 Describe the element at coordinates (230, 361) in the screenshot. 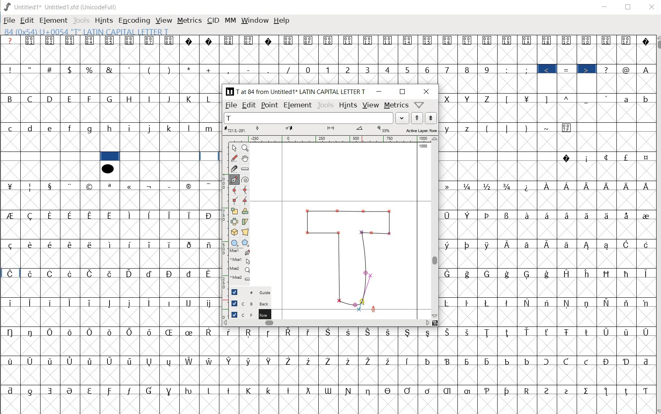

I see `Symbol` at that location.